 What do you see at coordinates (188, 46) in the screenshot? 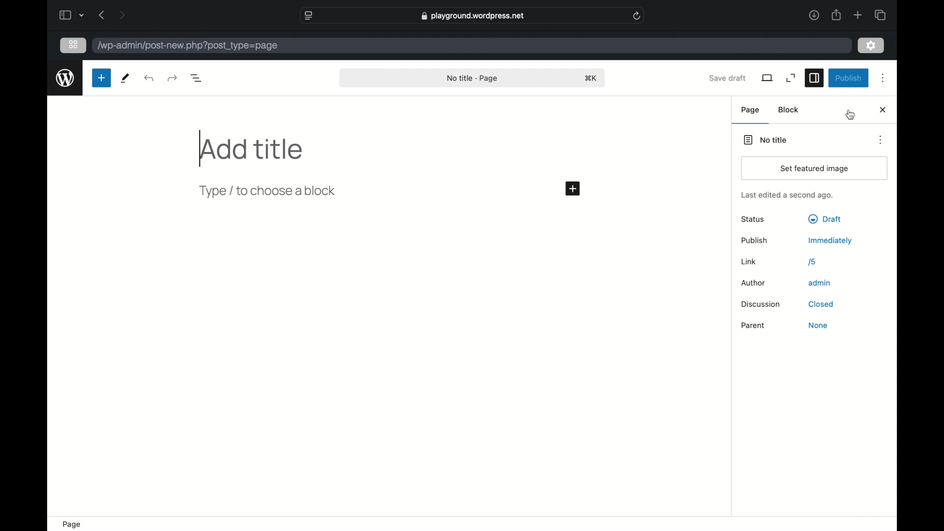
I see `web address` at bounding box center [188, 46].